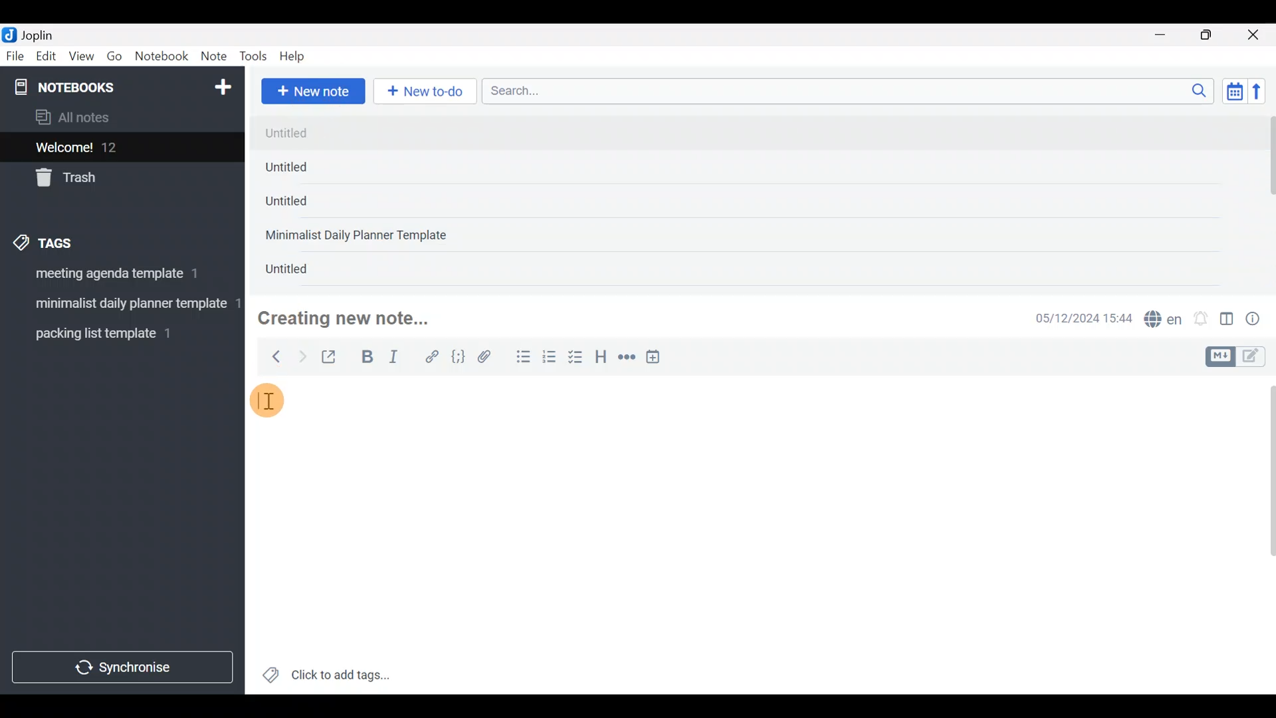  What do you see at coordinates (1164, 320) in the screenshot?
I see `Spelling` at bounding box center [1164, 320].